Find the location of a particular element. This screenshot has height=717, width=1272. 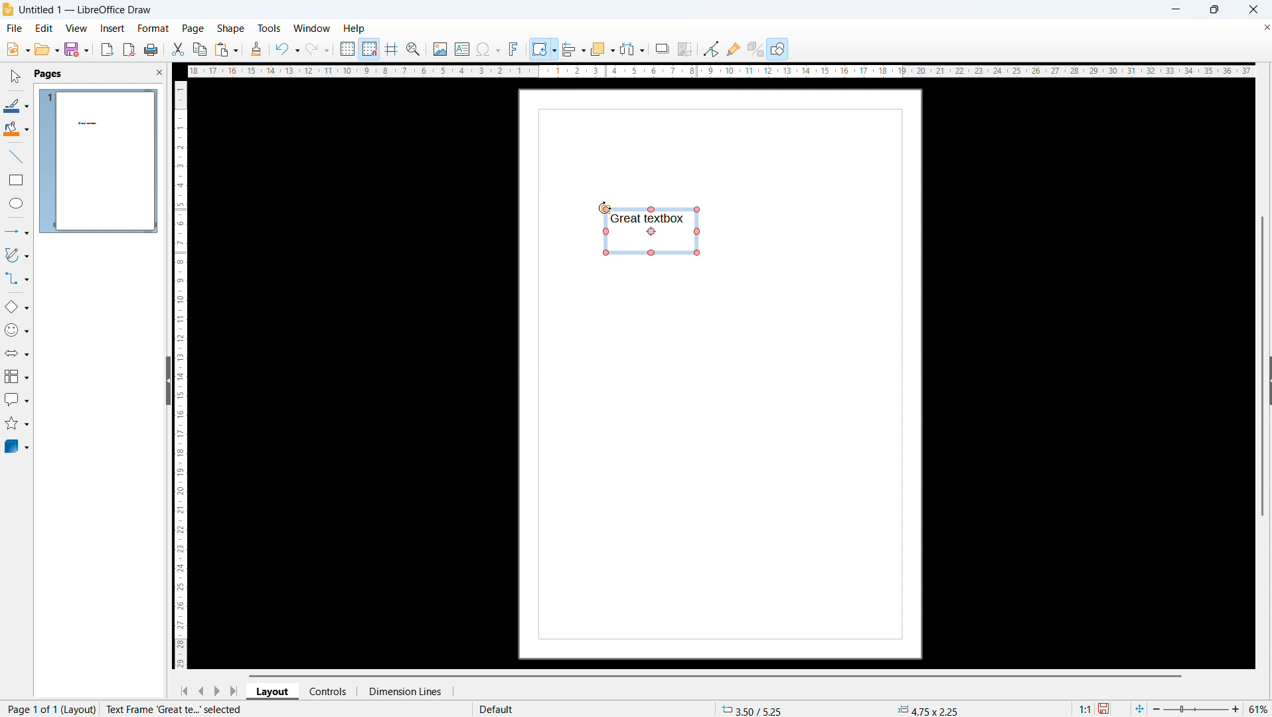

insert textbox is located at coordinates (462, 48).